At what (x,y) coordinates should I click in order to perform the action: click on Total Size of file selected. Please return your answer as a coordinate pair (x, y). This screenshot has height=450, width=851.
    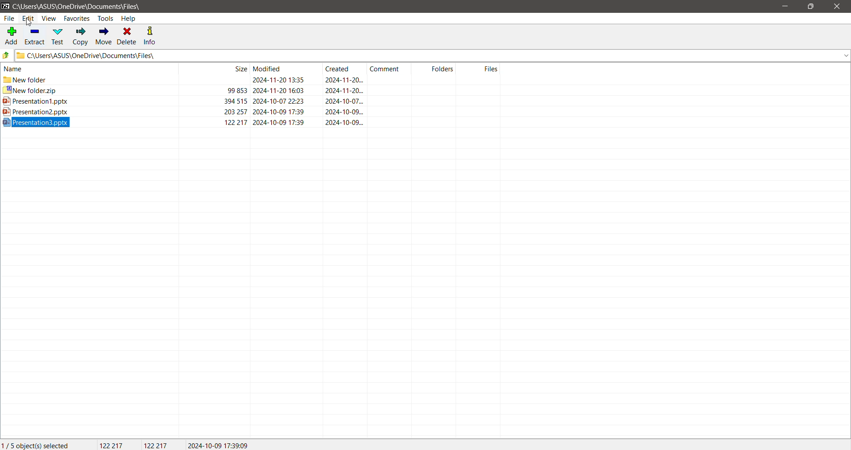
    Looking at the image, I should click on (107, 445).